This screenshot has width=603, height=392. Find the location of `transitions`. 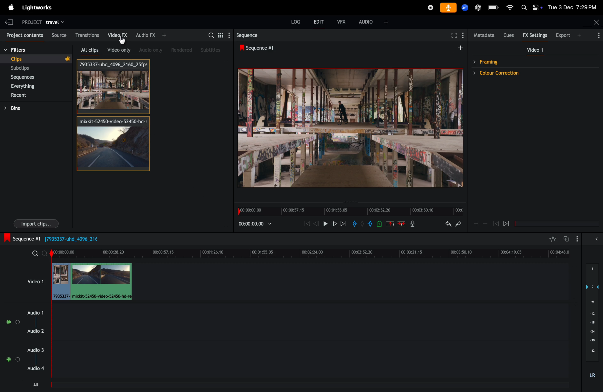

transitions is located at coordinates (87, 34).